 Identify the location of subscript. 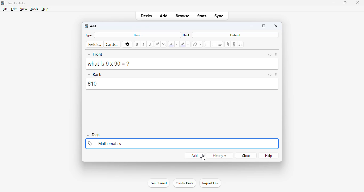
(164, 44).